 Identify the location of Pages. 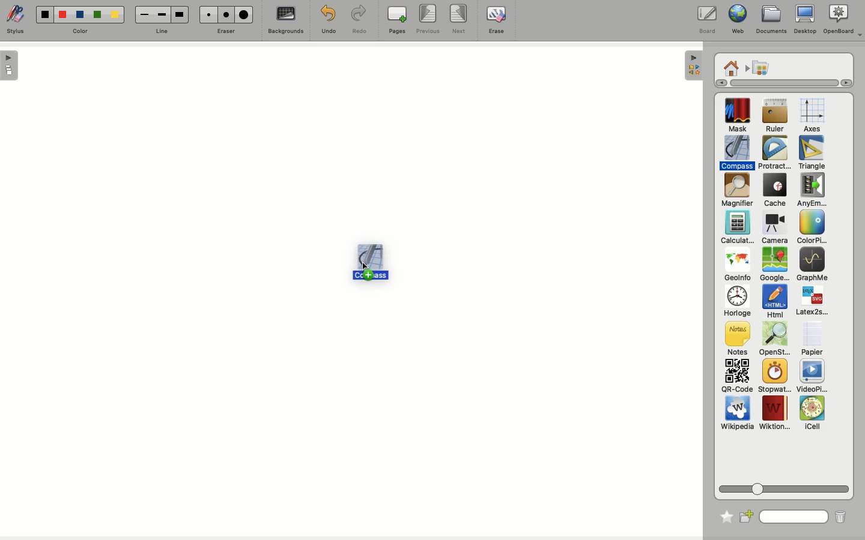
(397, 21).